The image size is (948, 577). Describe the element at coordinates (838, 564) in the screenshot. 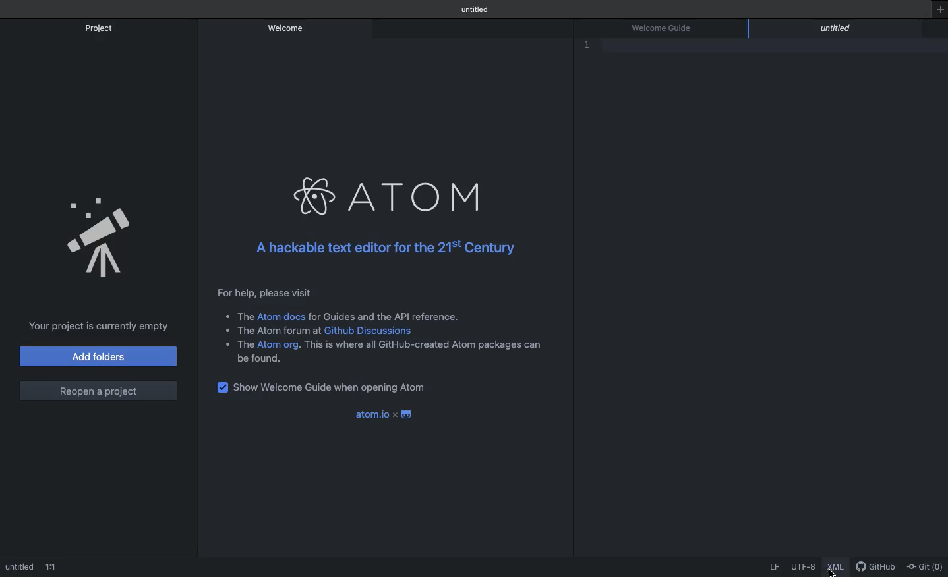

I see `Default language - XML` at that location.